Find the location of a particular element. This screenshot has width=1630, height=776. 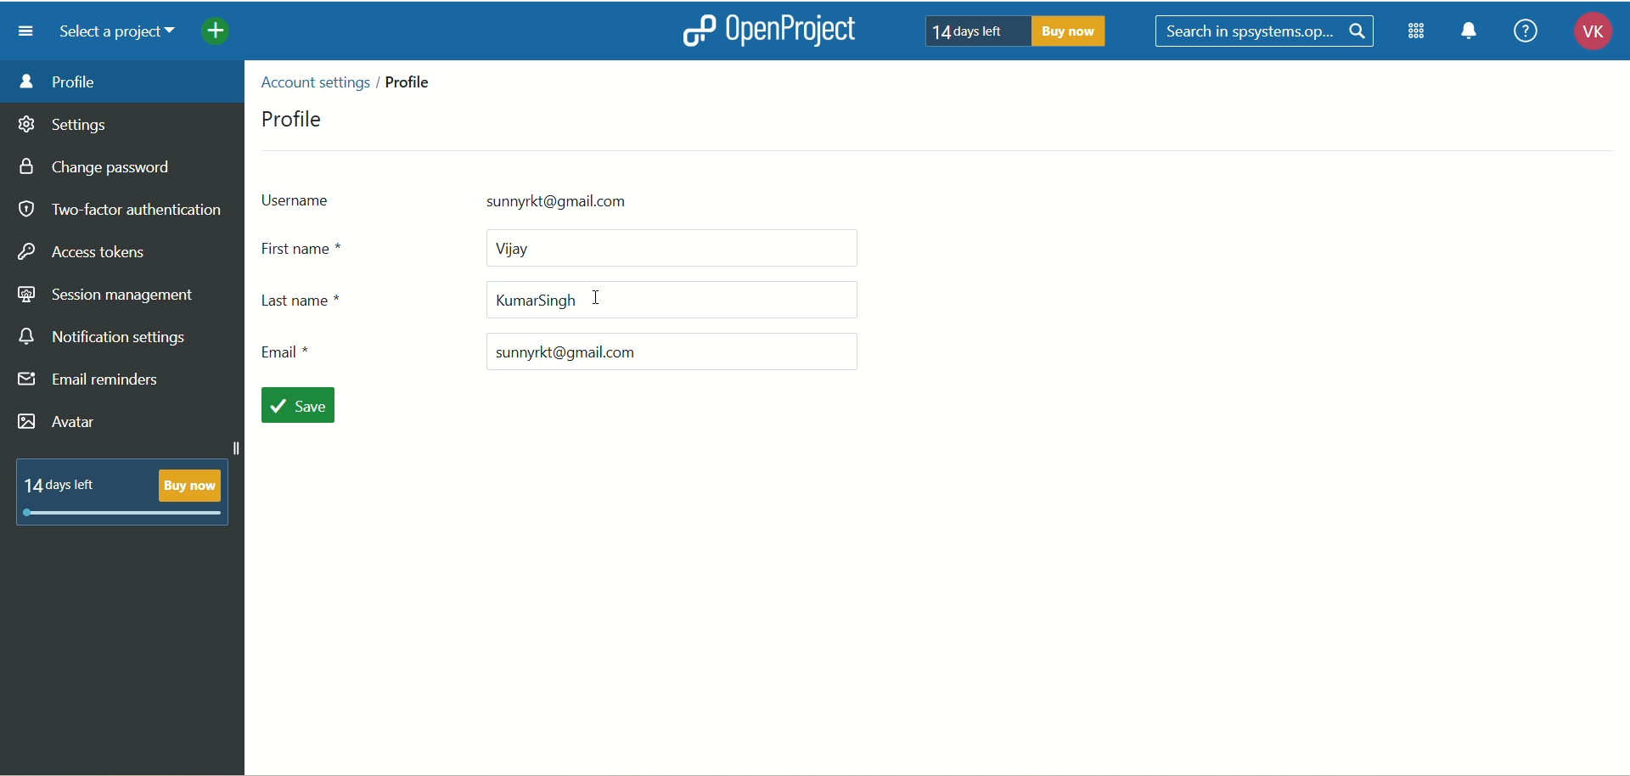

account is located at coordinates (1586, 34).